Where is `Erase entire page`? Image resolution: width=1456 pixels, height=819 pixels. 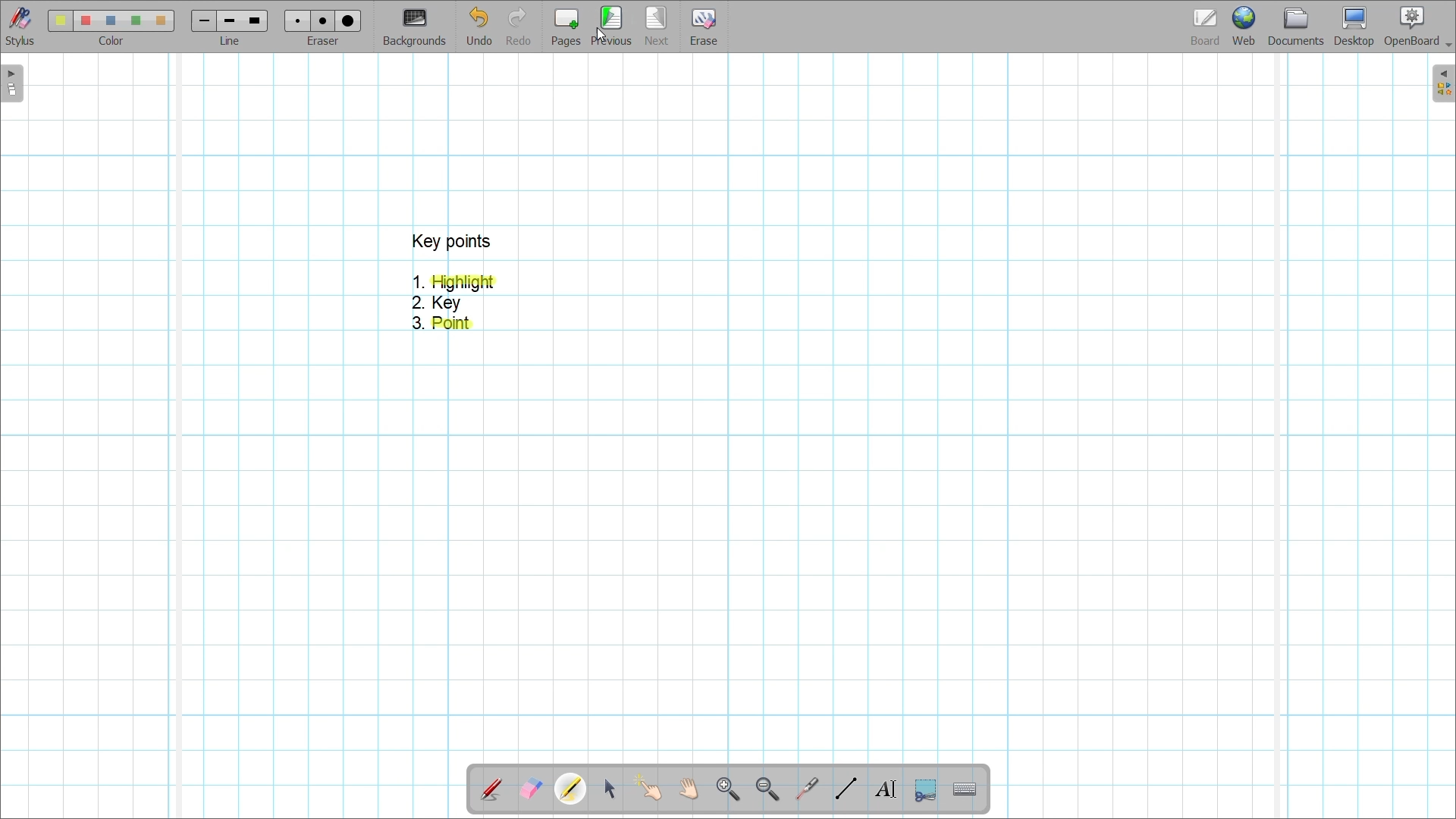
Erase entire page is located at coordinates (703, 27).